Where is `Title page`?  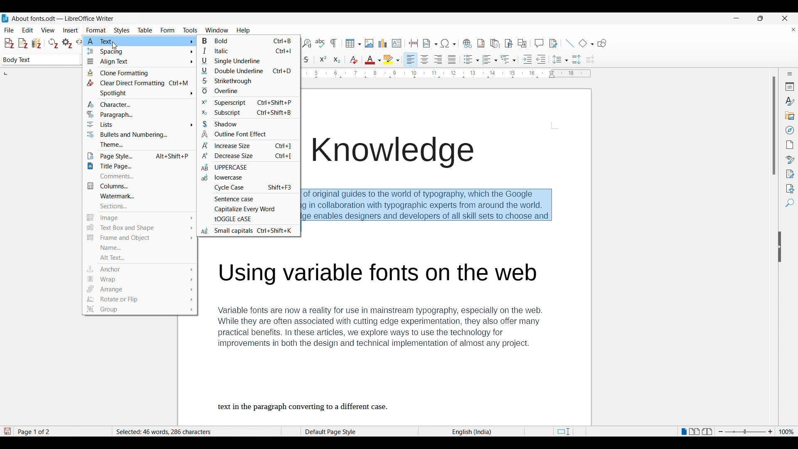 Title page is located at coordinates (136, 166).